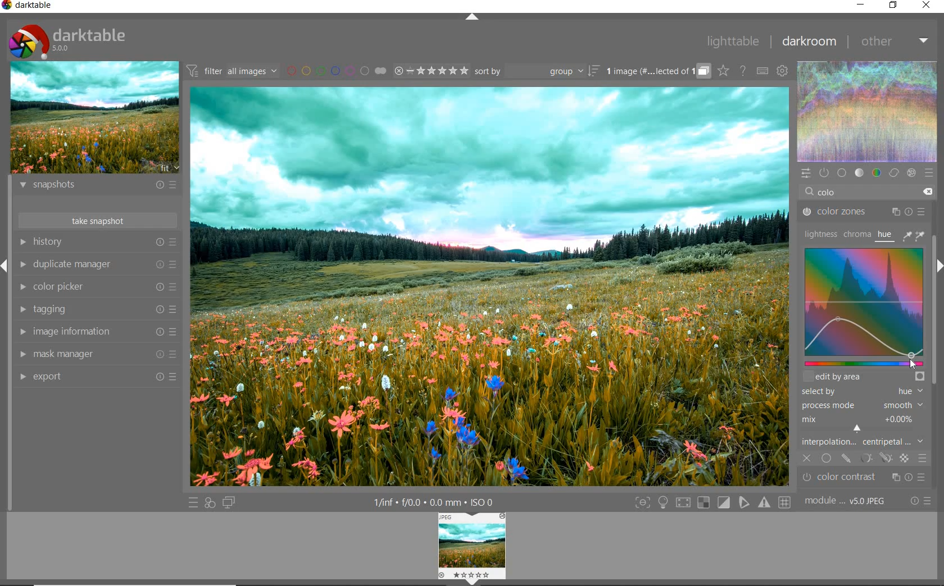  Describe the element at coordinates (861, 406) in the screenshot. I see `process mode` at that location.